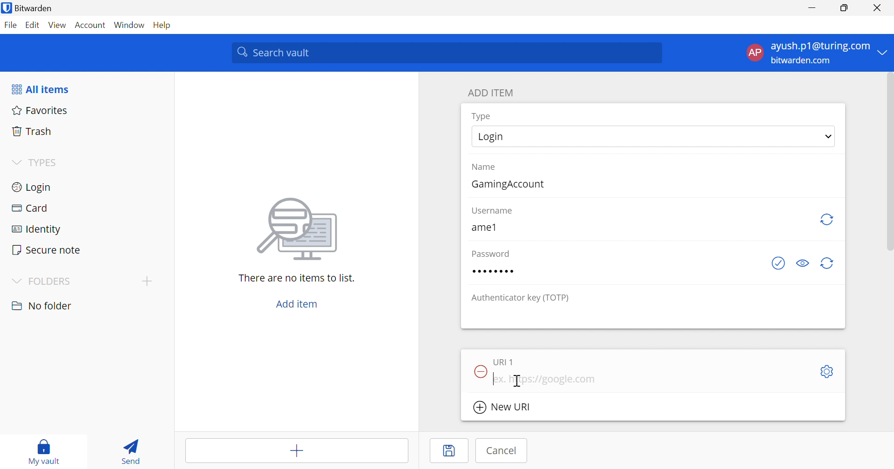  What do you see at coordinates (493, 94) in the screenshot?
I see `ADD ITEM` at bounding box center [493, 94].